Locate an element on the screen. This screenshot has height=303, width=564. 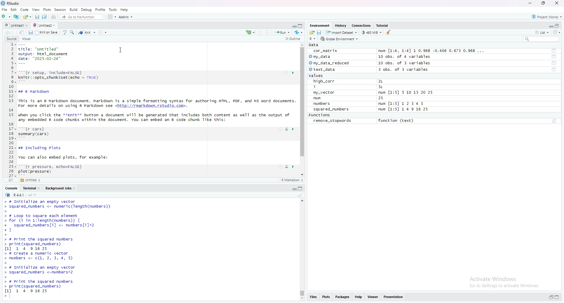
10 obs. of 3 variables is located at coordinates (410, 63).